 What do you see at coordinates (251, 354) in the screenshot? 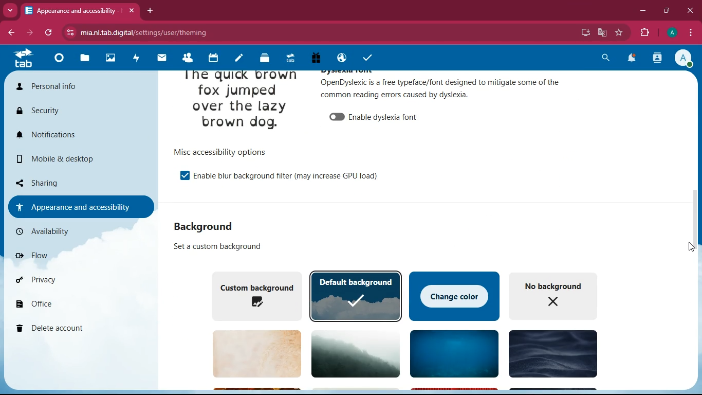
I see `background` at bounding box center [251, 354].